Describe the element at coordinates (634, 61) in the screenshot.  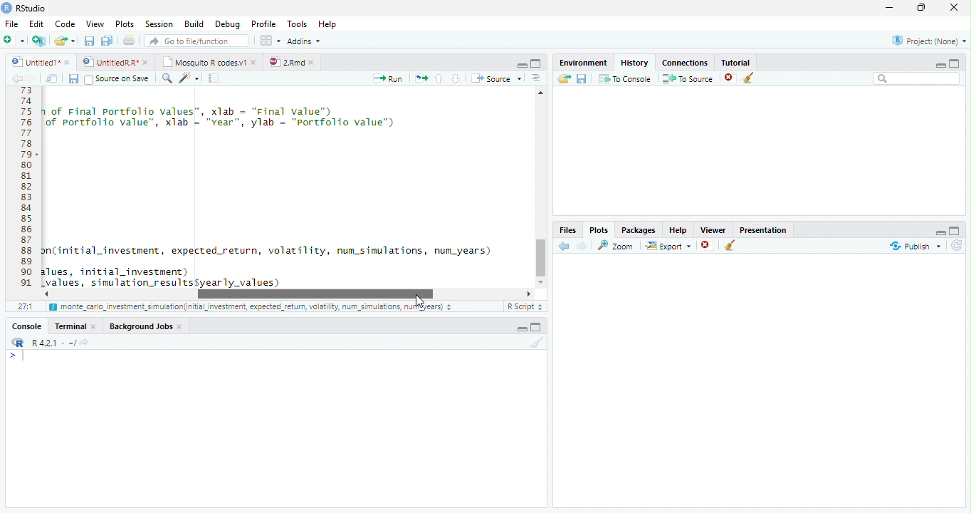
I see `History` at that location.